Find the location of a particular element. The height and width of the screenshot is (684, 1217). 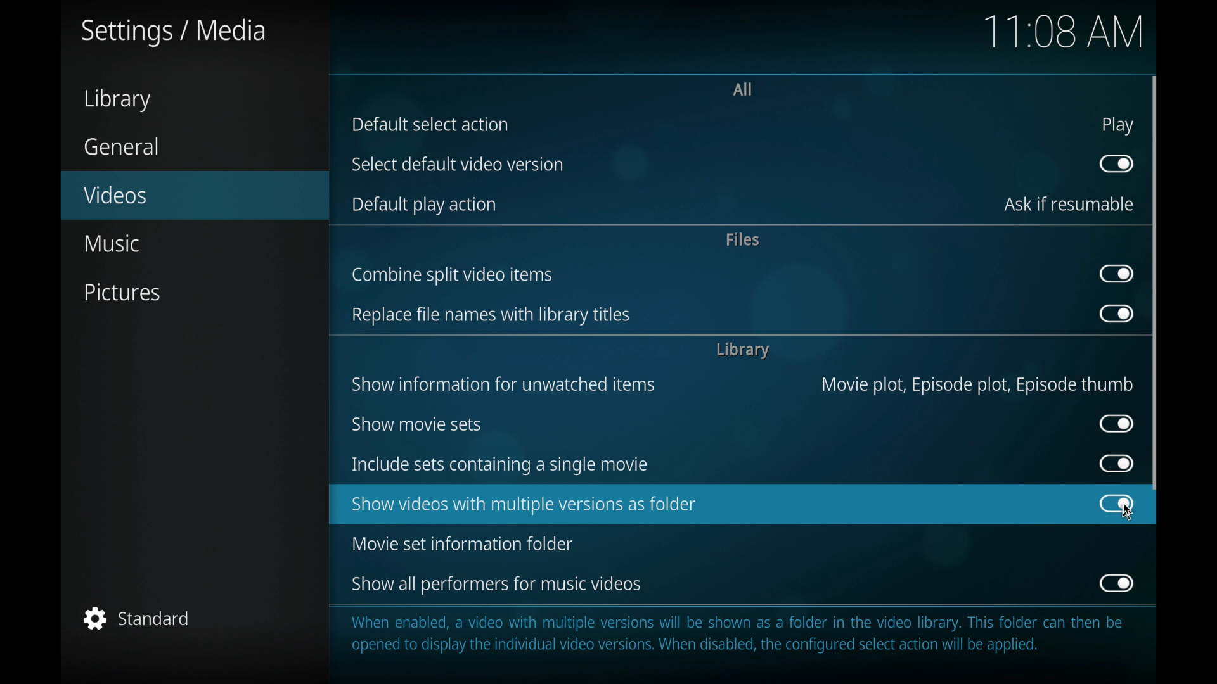

general is located at coordinates (122, 146).